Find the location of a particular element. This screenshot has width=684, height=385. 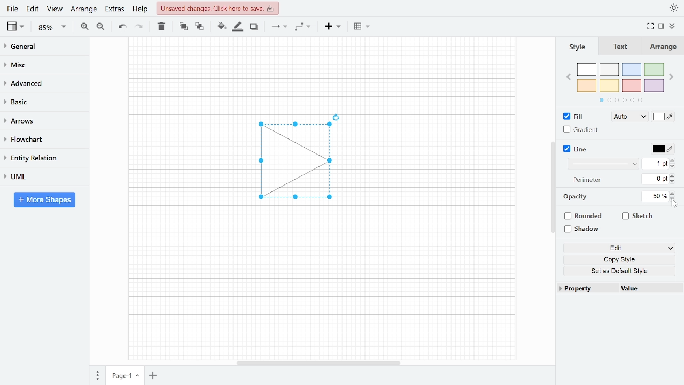

Current line width is located at coordinates (656, 163).